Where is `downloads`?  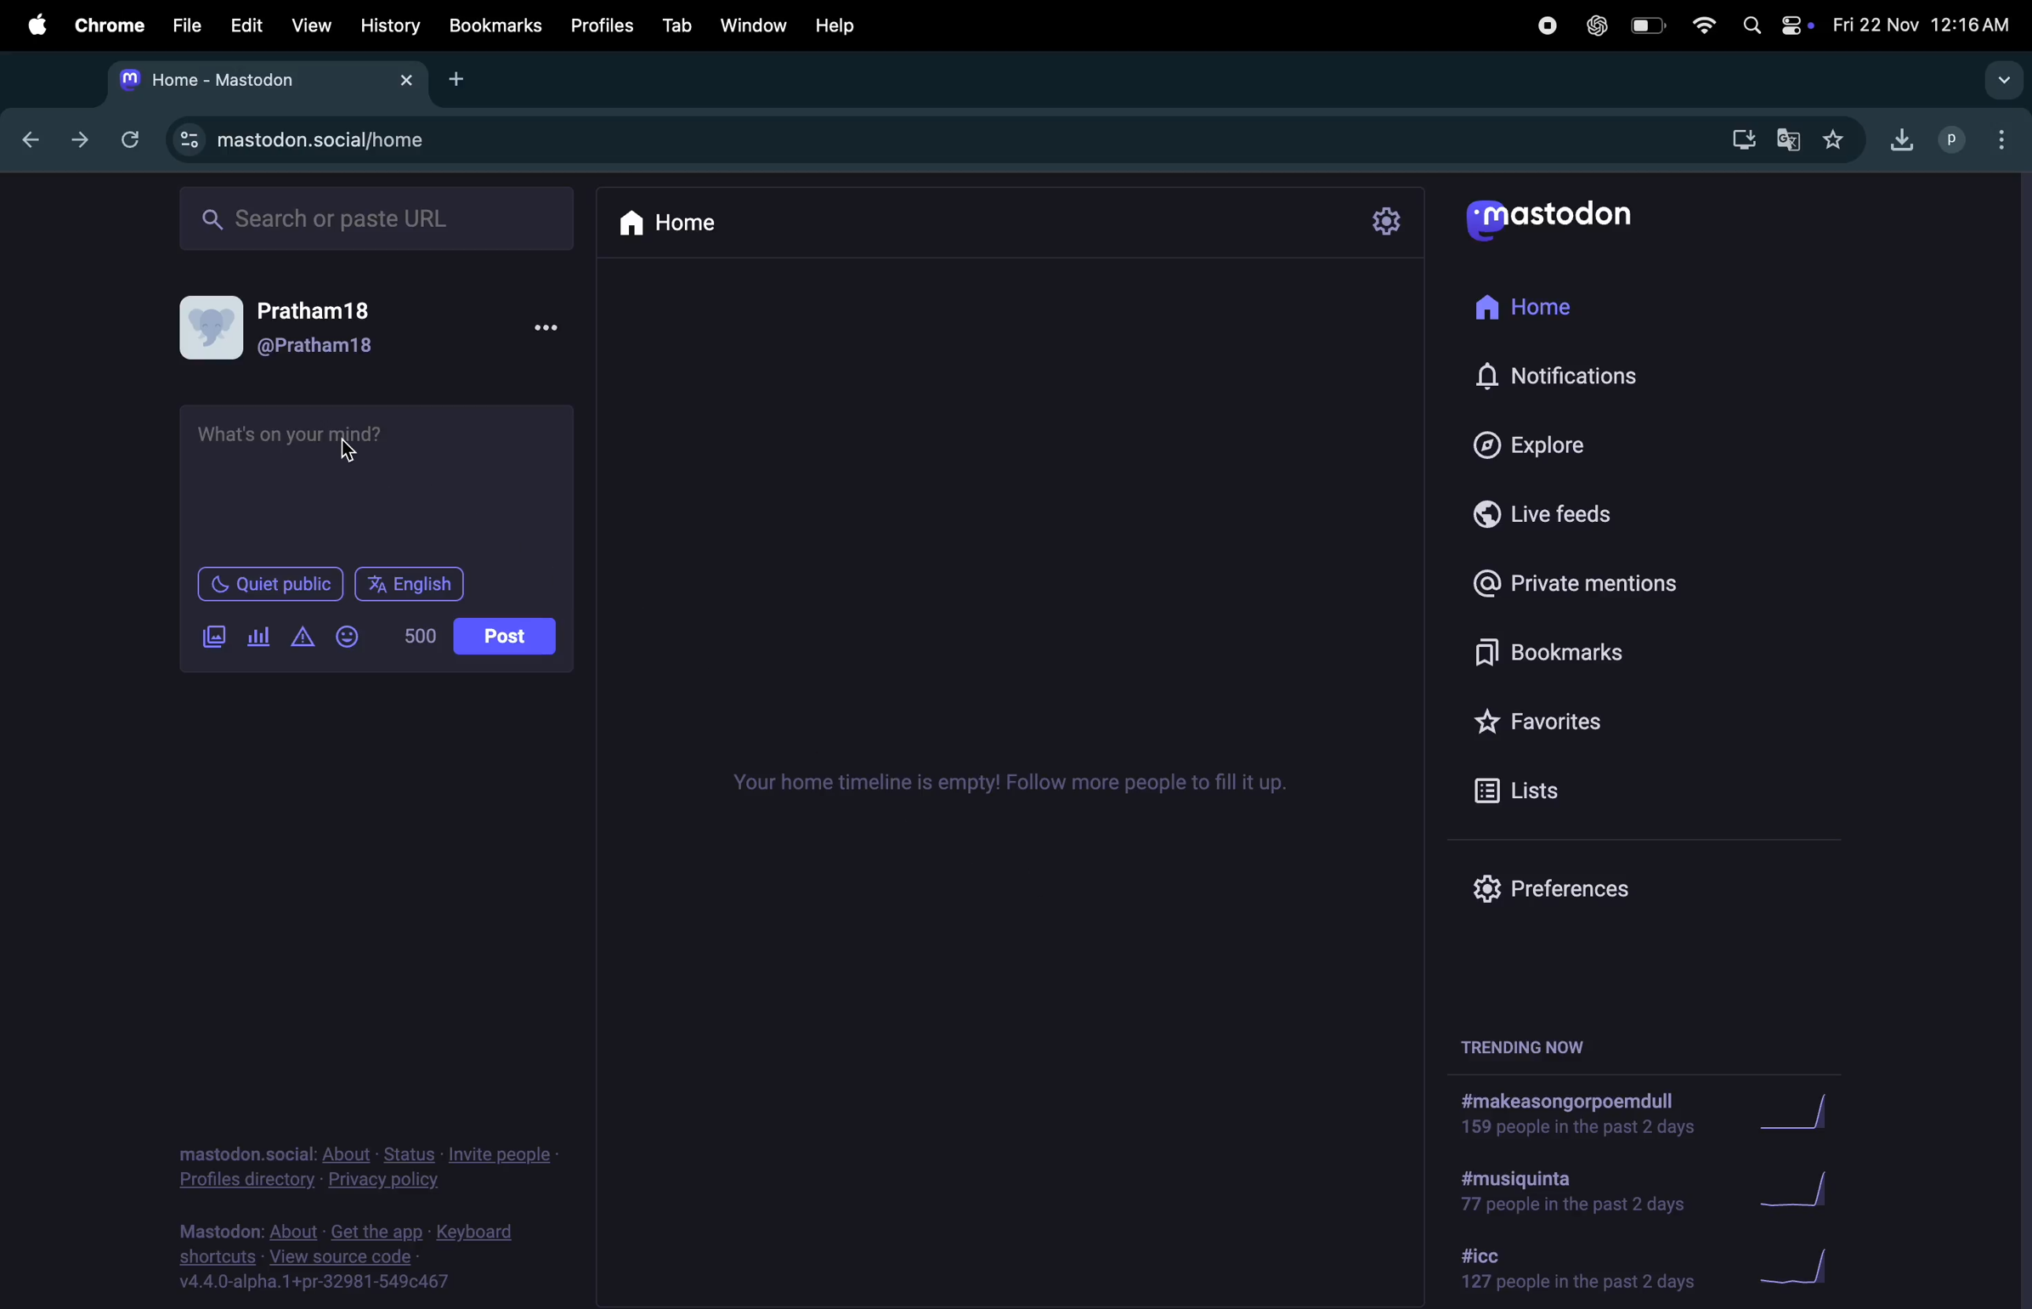 downloads is located at coordinates (1738, 141).